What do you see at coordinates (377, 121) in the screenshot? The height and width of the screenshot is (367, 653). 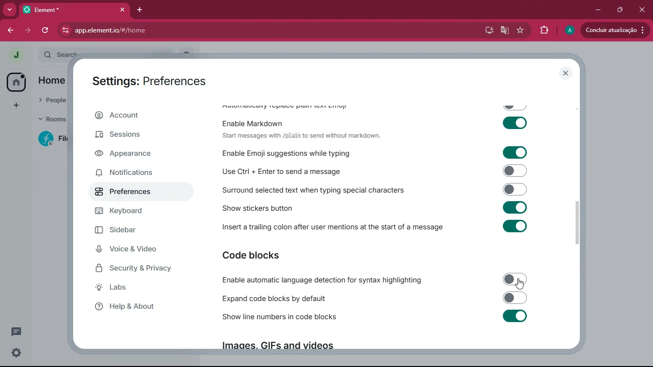 I see `Enable Markdown` at bounding box center [377, 121].